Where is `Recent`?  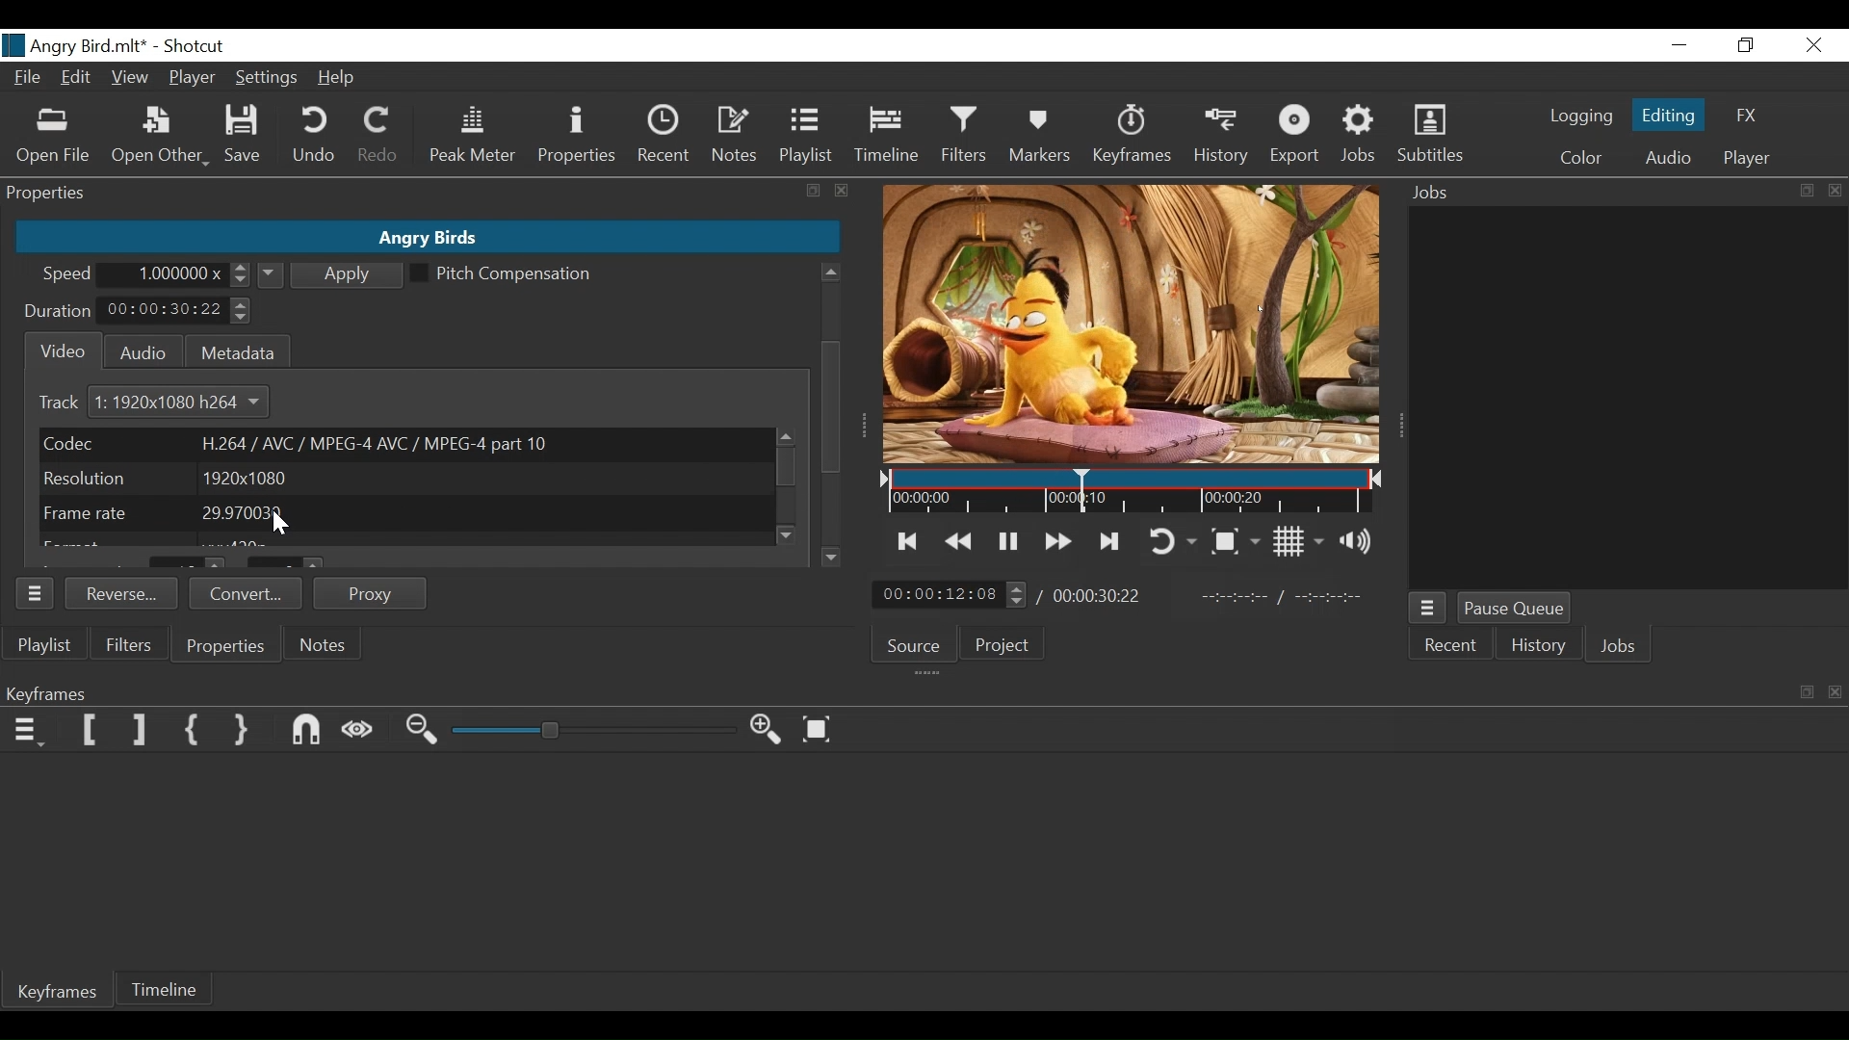
Recent is located at coordinates (1453, 647).